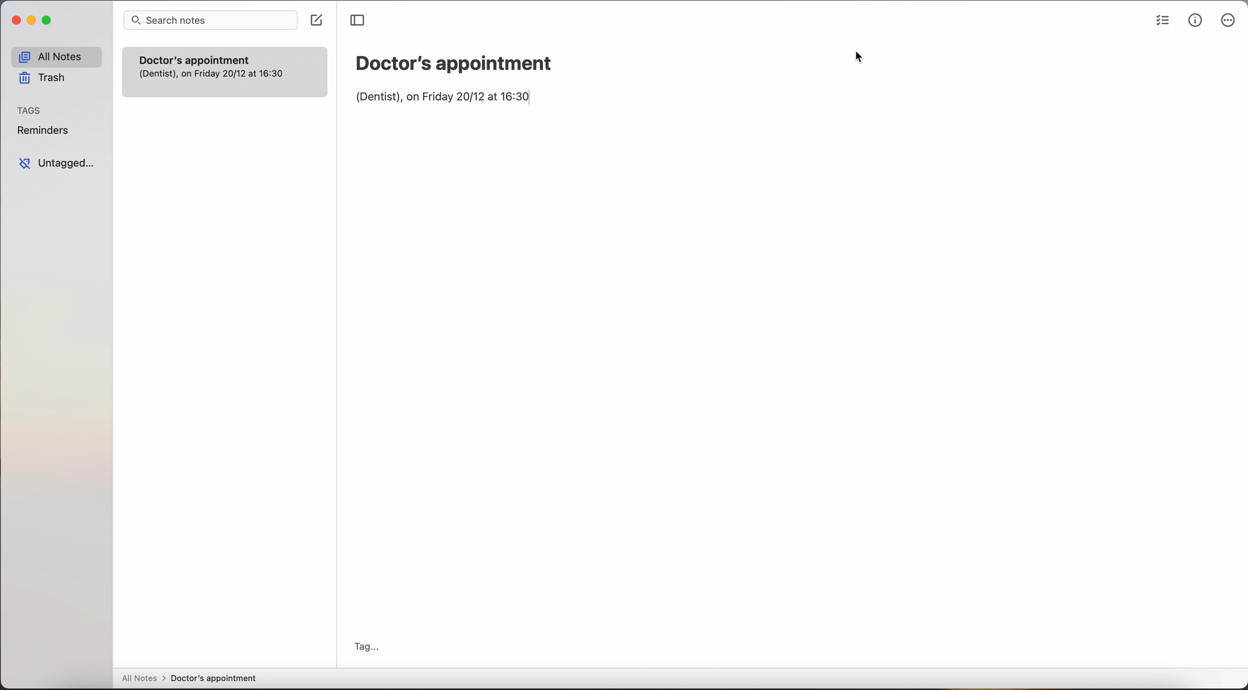  Describe the element at coordinates (370, 644) in the screenshot. I see `Tag...` at that location.